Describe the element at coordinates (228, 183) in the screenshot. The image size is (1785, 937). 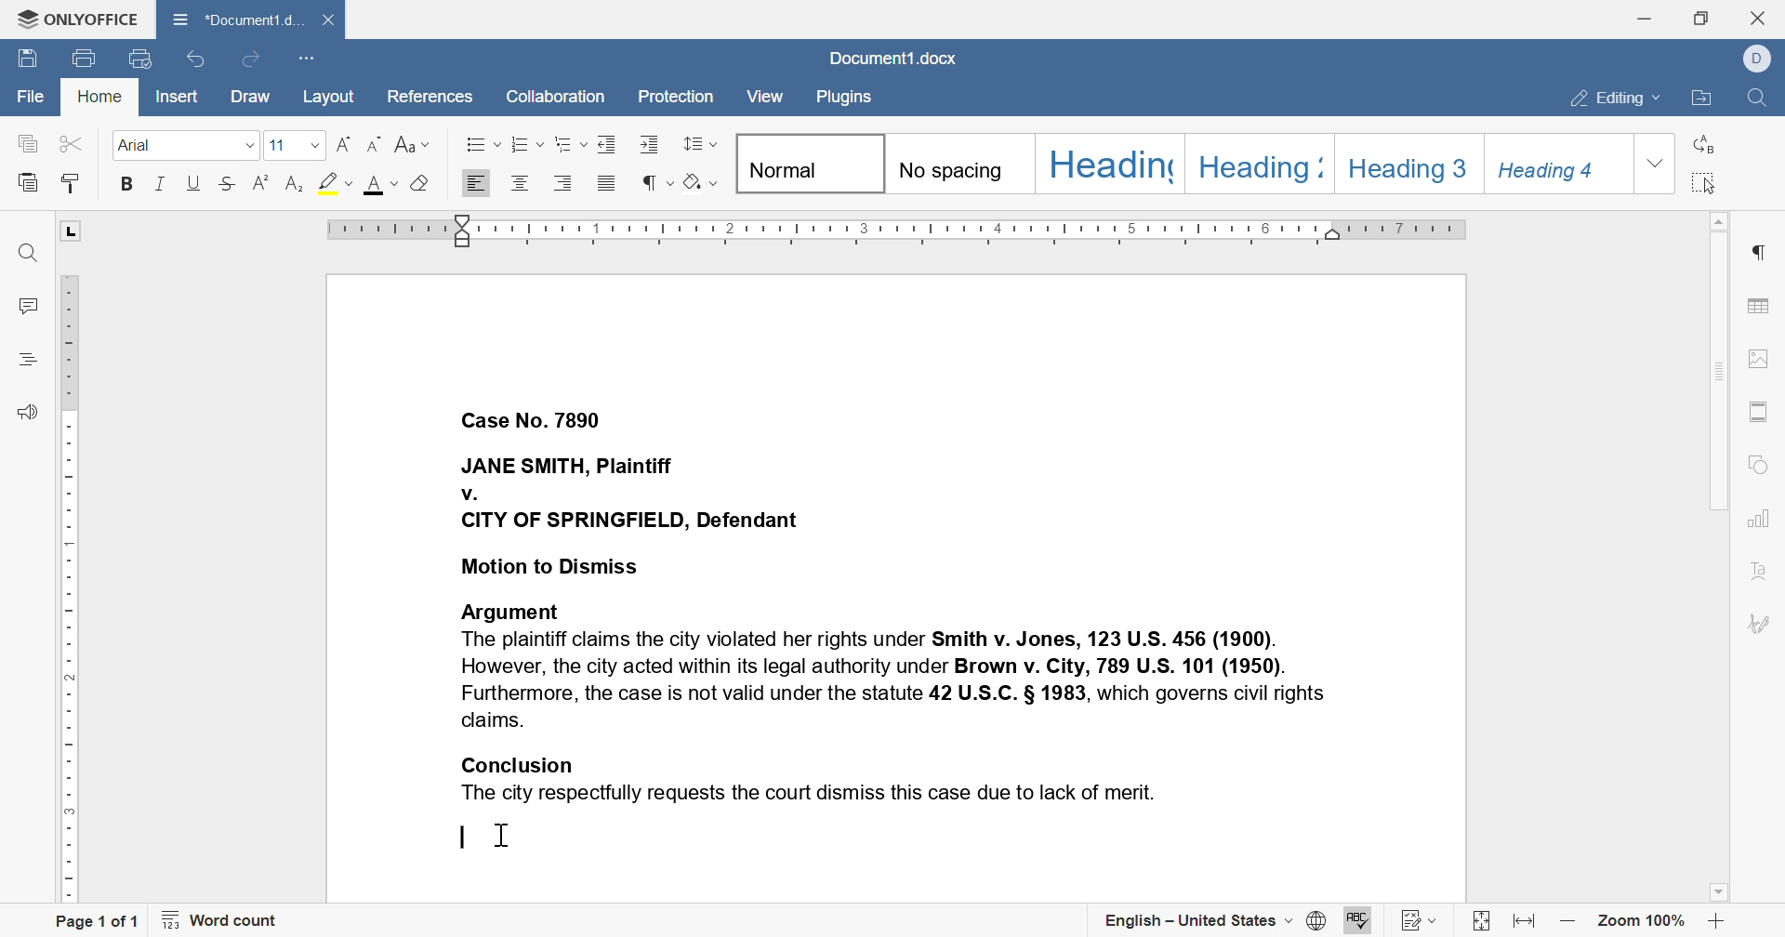
I see `strikethrough` at that location.